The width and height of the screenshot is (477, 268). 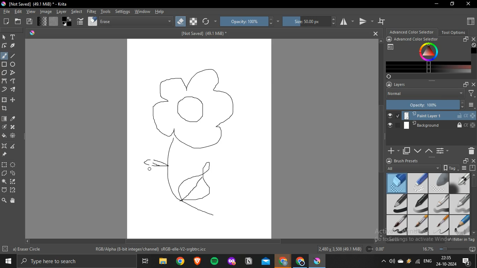 I want to click on sample color from layer or image, so click(x=13, y=119).